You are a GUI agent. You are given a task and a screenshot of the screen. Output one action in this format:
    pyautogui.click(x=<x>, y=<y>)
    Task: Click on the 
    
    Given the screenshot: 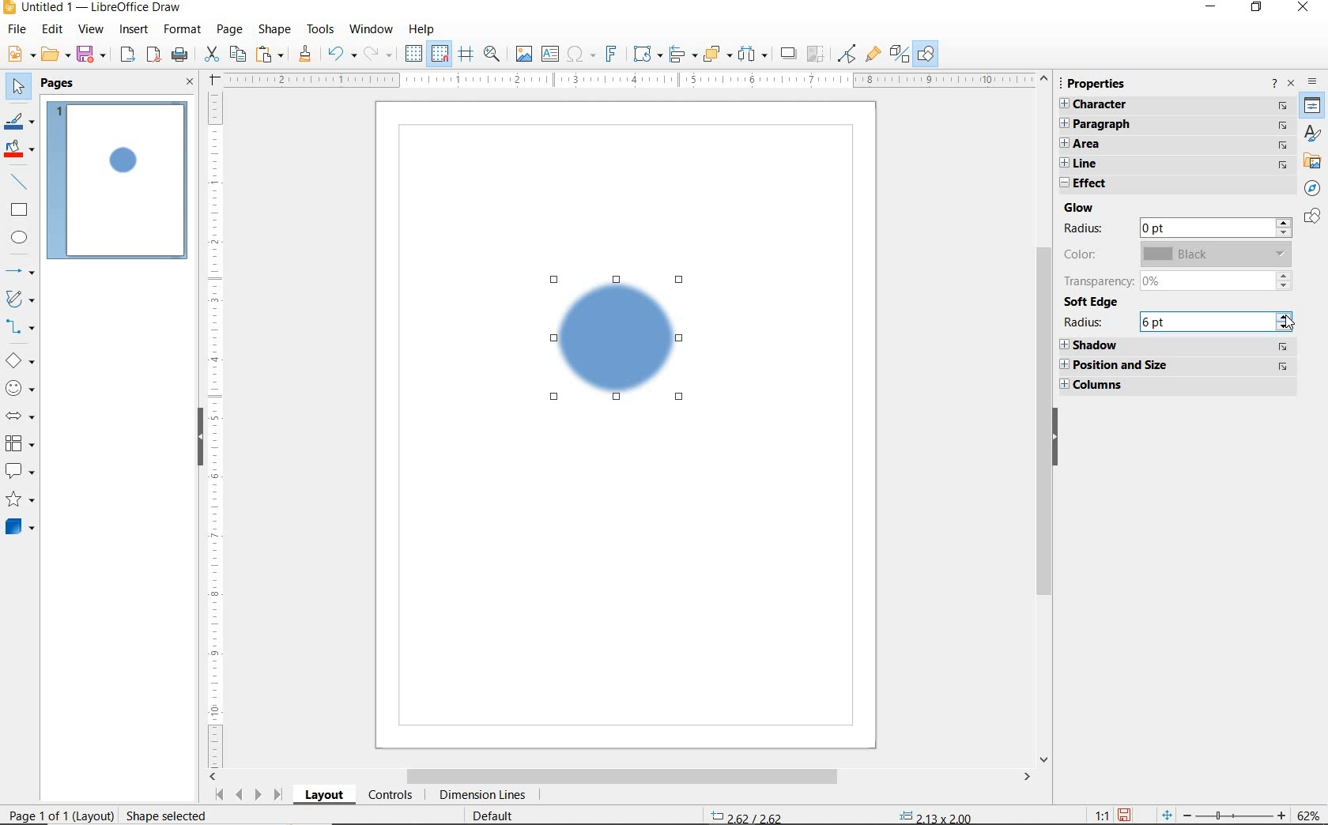 What is the action you would take?
    pyautogui.click(x=468, y=55)
    